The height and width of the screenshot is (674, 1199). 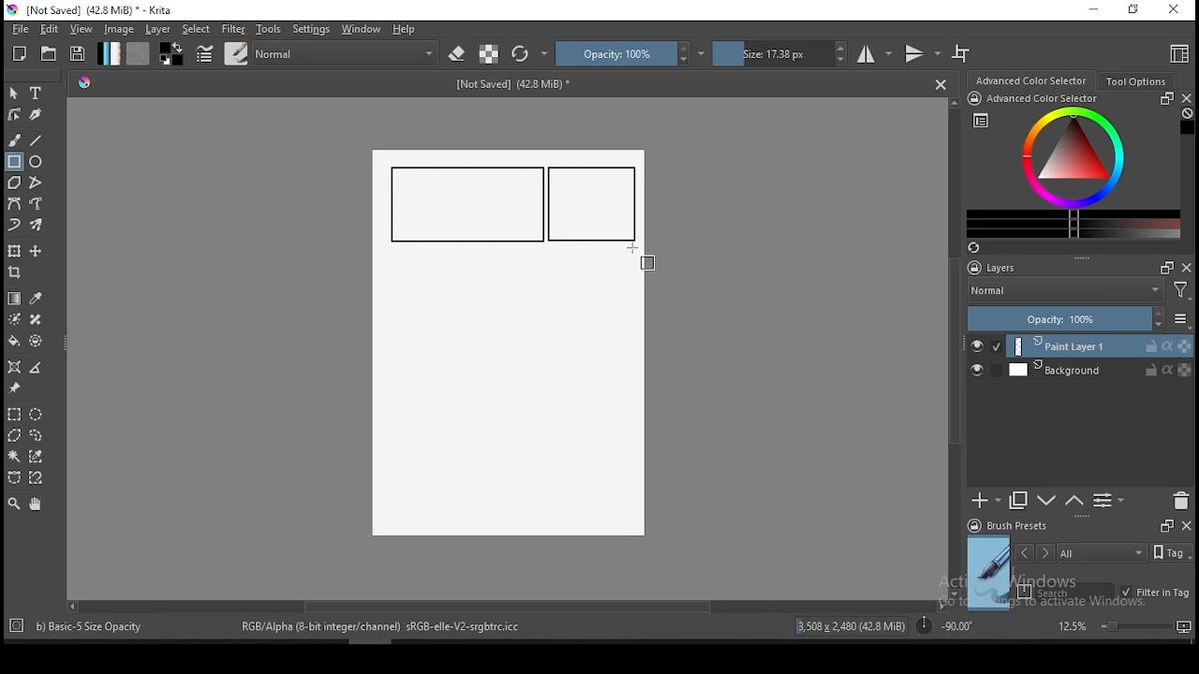 I want to click on colors, so click(x=171, y=53).